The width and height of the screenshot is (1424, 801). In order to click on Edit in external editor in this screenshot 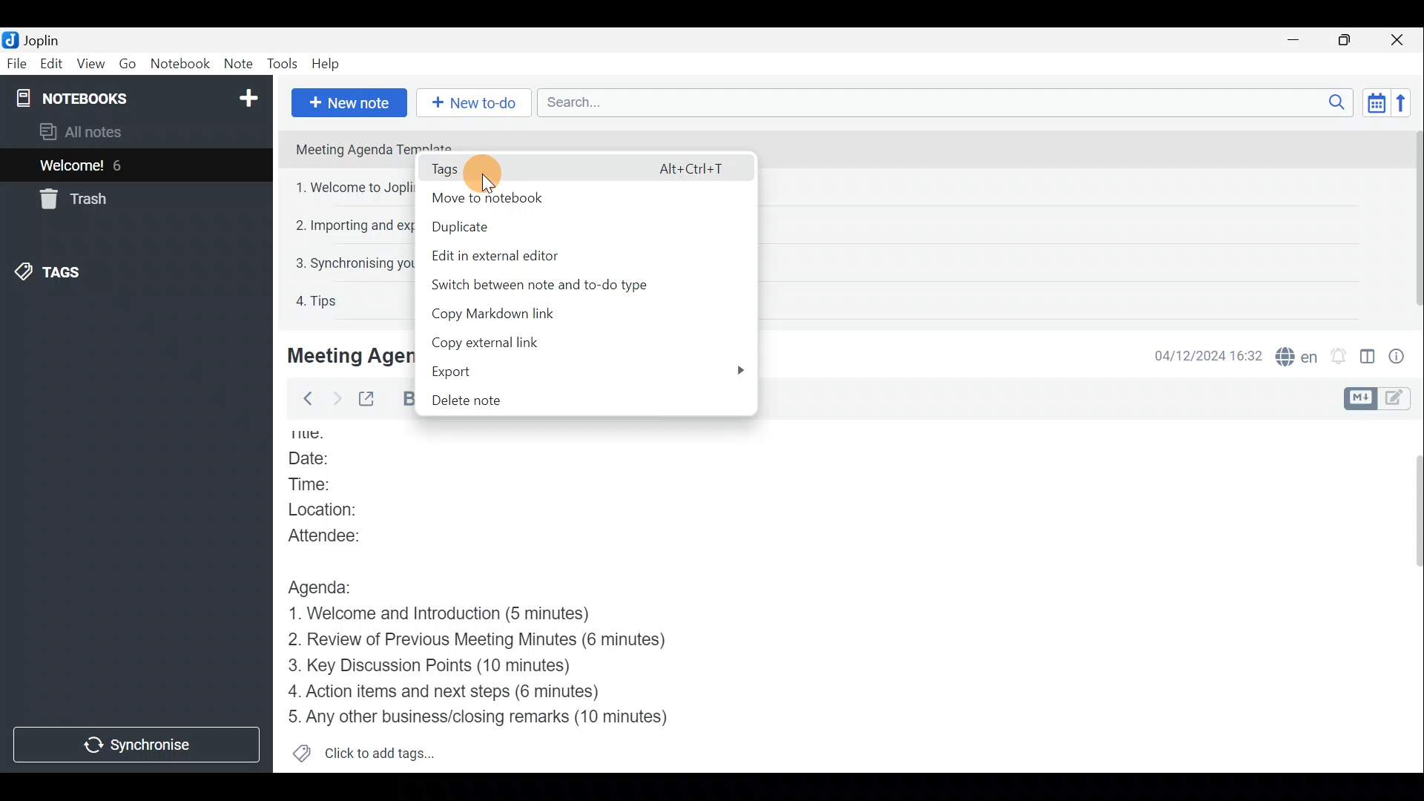, I will do `click(515, 253)`.